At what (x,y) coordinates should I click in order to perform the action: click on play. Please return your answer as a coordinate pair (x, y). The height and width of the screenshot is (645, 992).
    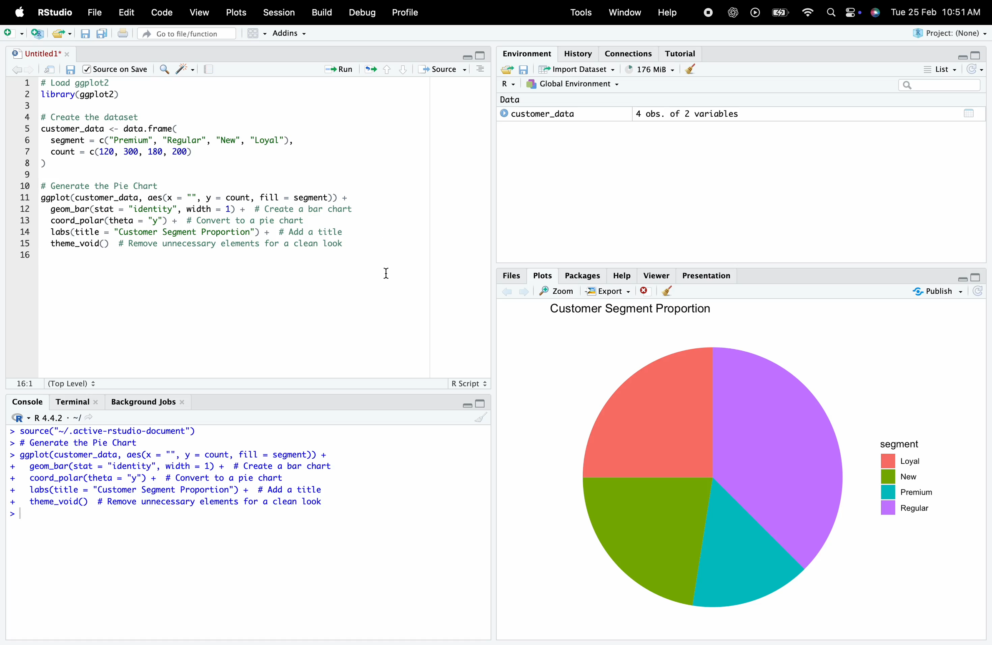
    Looking at the image, I should click on (755, 12).